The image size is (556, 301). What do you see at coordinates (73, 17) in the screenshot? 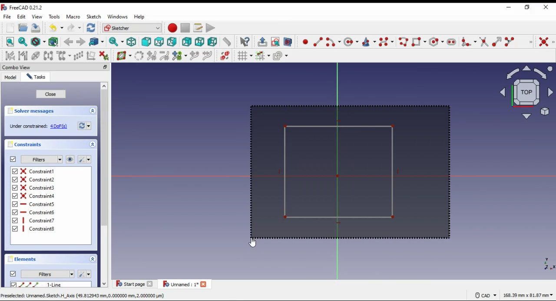
I see `macro` at bounding box center [73, 17].